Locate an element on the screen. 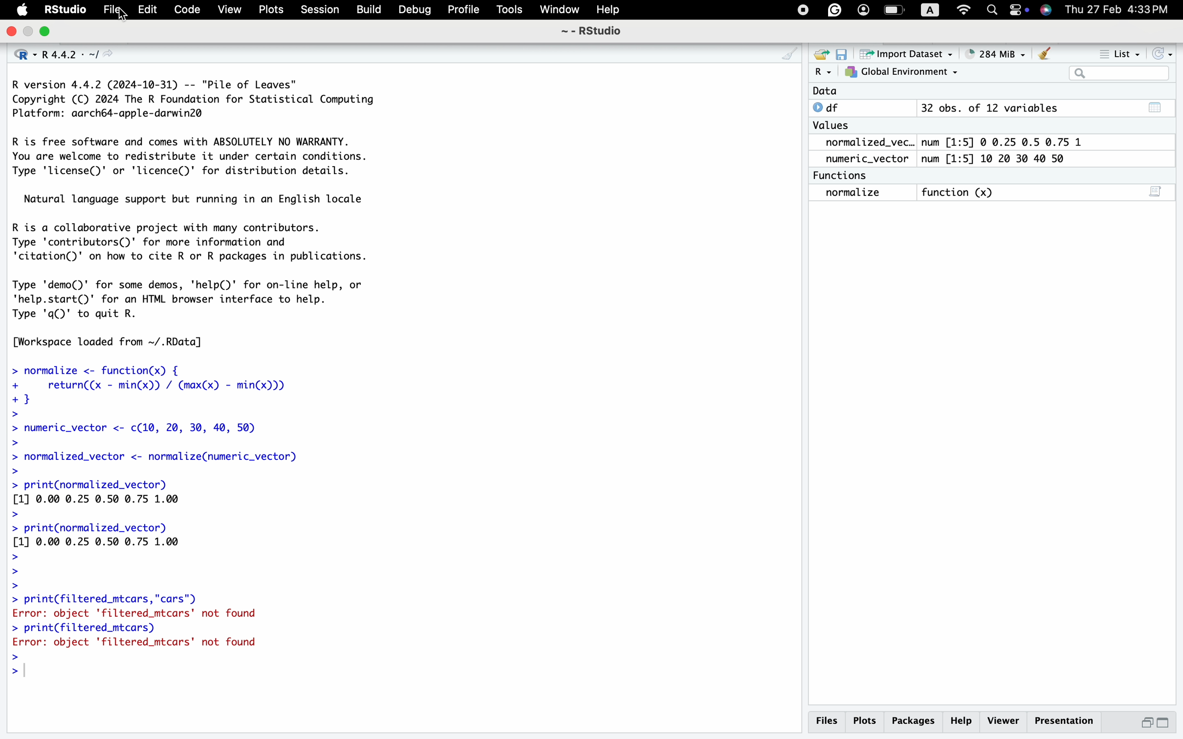   284 MiB  is located at coordinates (991, 52).